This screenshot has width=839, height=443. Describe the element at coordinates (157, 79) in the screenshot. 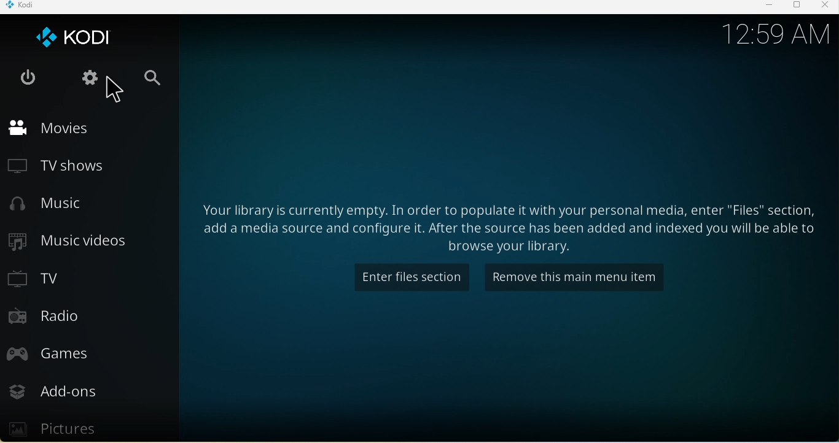

I see `Search` at that location.